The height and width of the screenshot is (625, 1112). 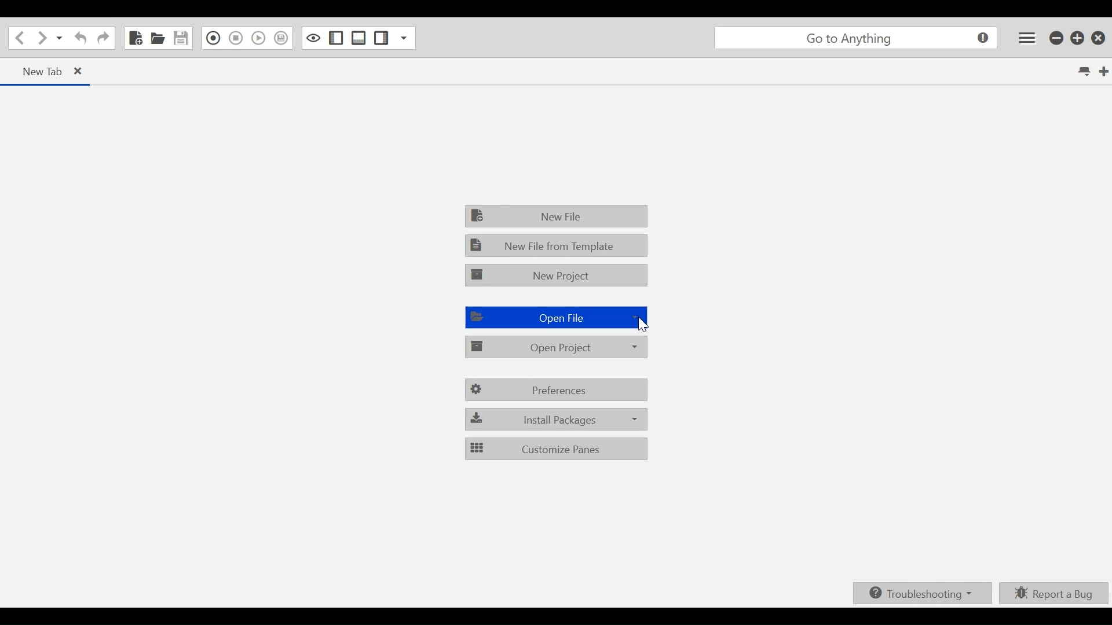 I want to click on New Project, so click(x=557, y=275).